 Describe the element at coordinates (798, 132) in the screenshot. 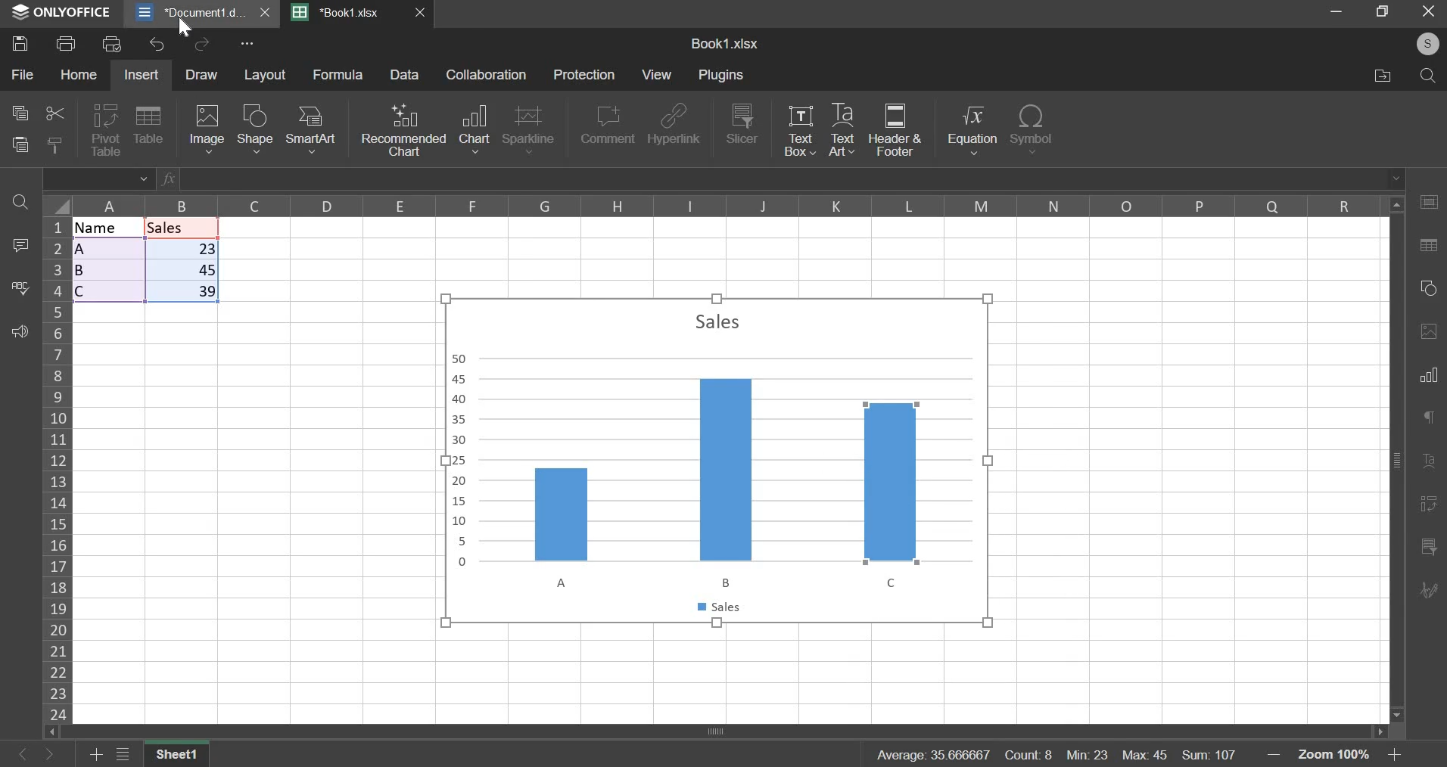

I see `text box` at that location.